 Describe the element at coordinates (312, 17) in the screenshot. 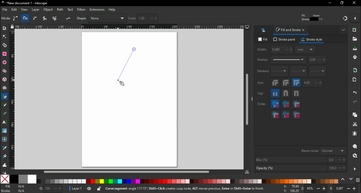

I see `stroke and fill details` at that location.